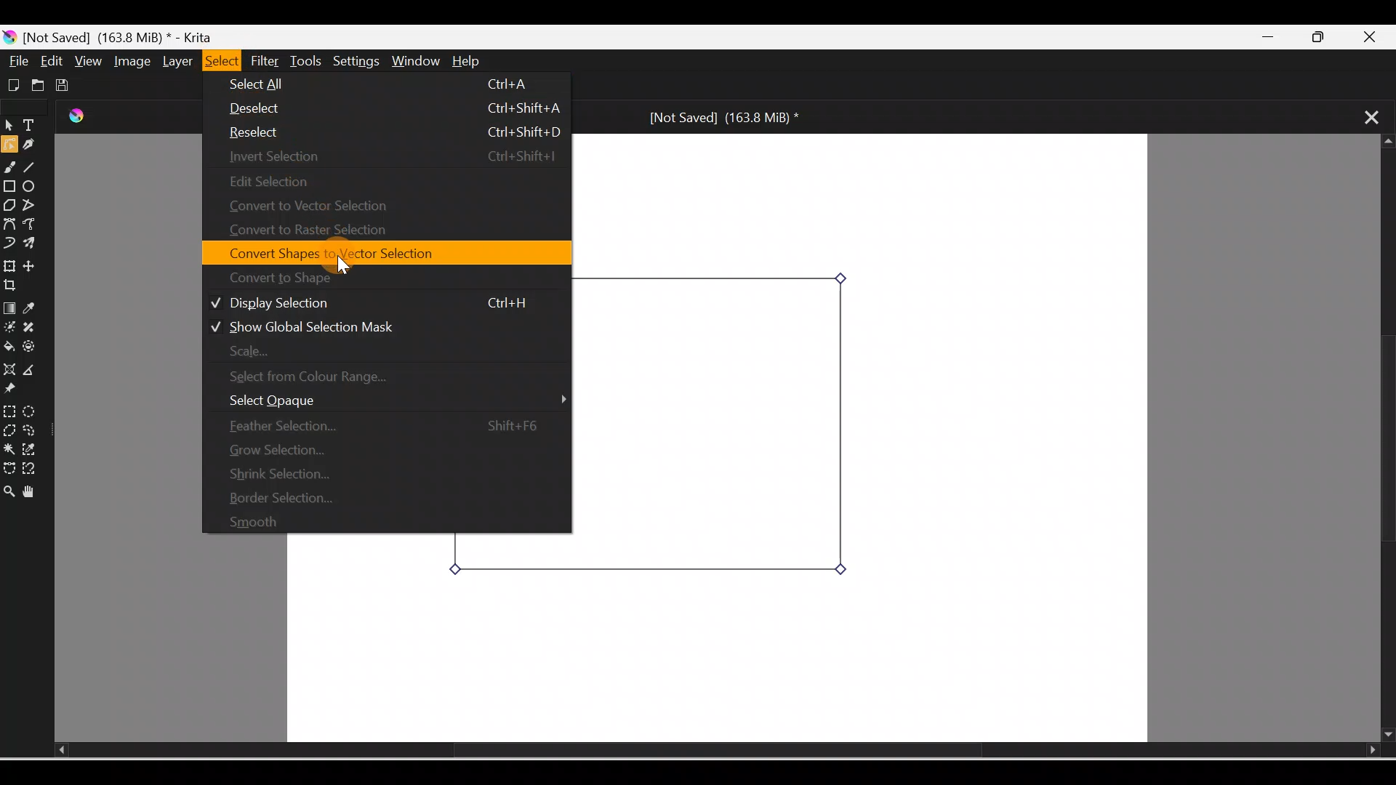 This screenshot has height=785, width=1396. What do you see at coordinates (392, 156) in the screenshot?
I see `Insert selection` at bounding box center [392, 156].